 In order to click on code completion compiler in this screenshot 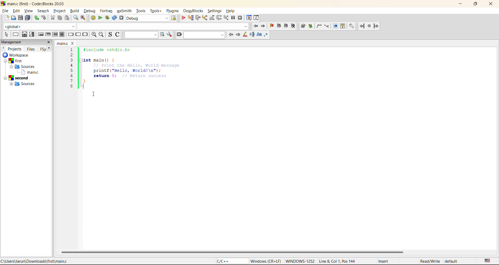, I will do `click(123, 26)`.